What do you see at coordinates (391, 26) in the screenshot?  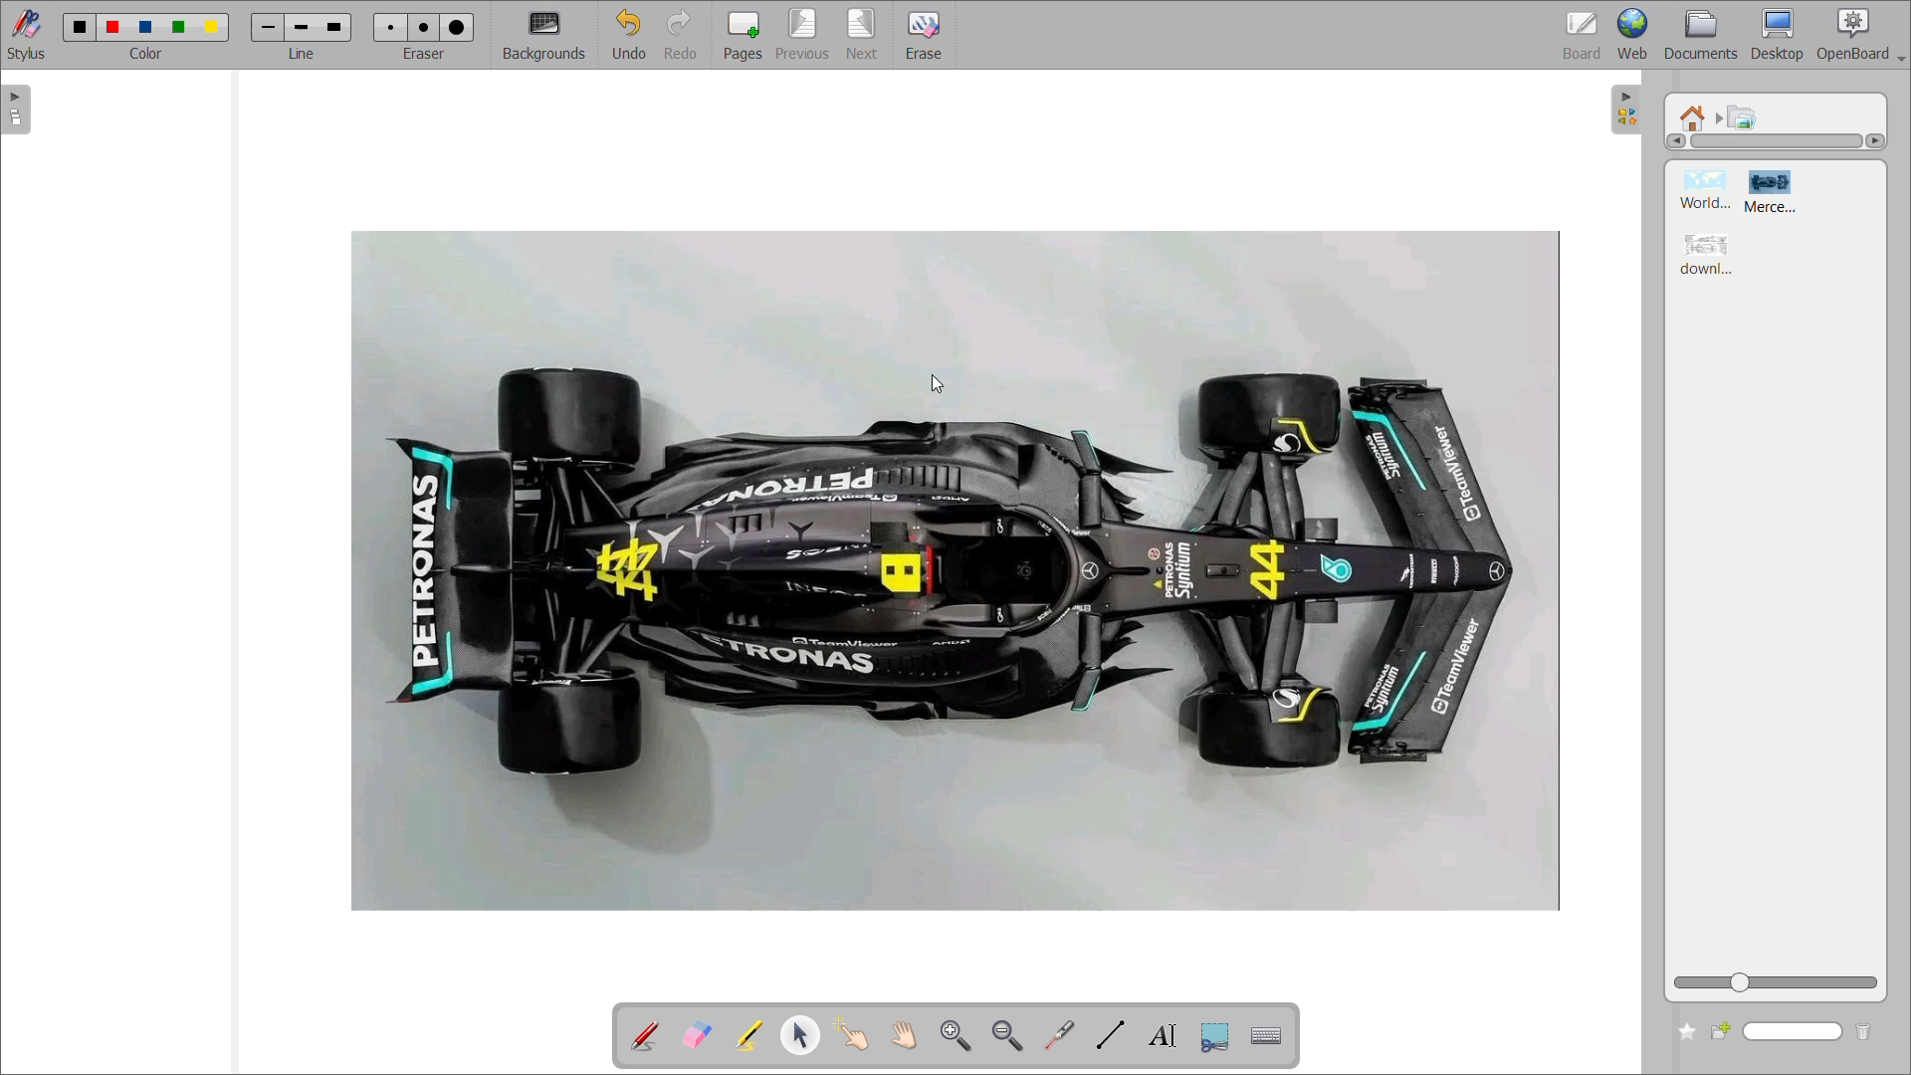 I see `eraser 1` at bounding box center [391, 26].